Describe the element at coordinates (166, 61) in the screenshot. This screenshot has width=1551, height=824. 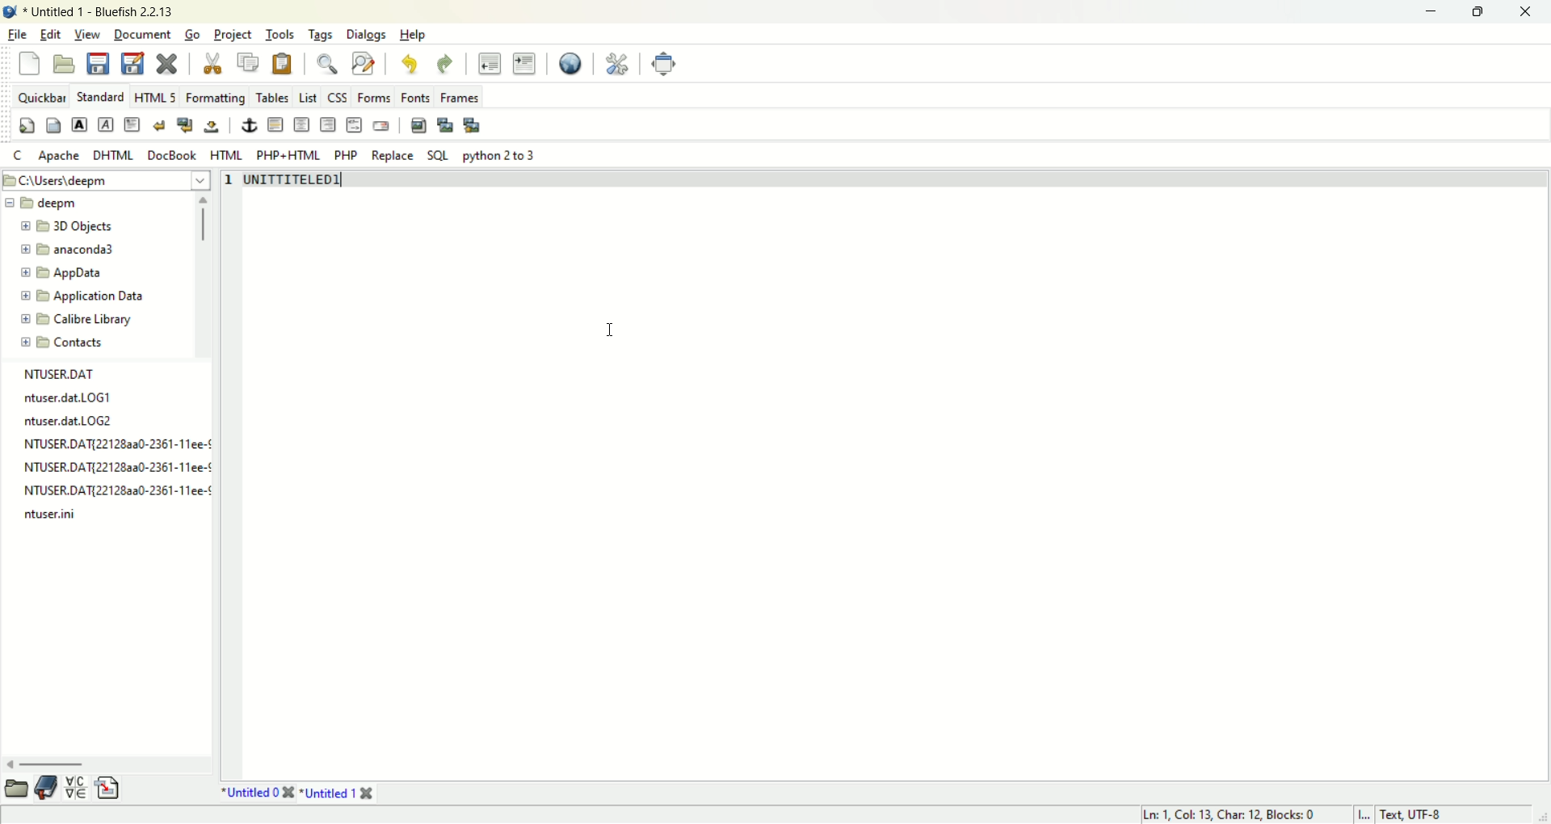
I see `close` at that location.